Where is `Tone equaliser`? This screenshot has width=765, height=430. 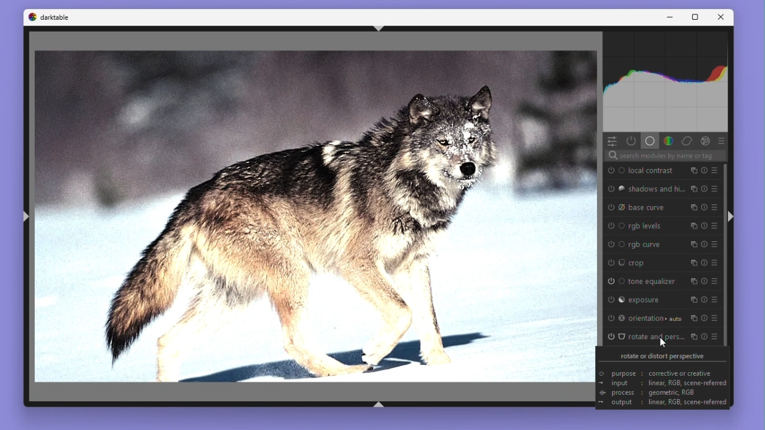 Tone equaliser is located at coordinates (663, 279).